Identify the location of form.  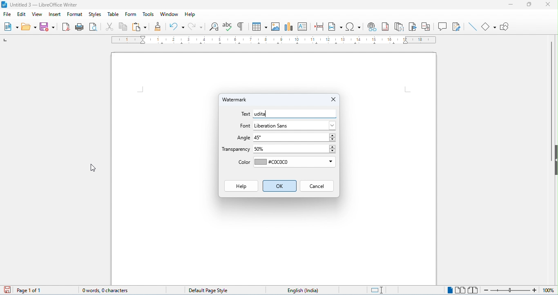
(131, 15).